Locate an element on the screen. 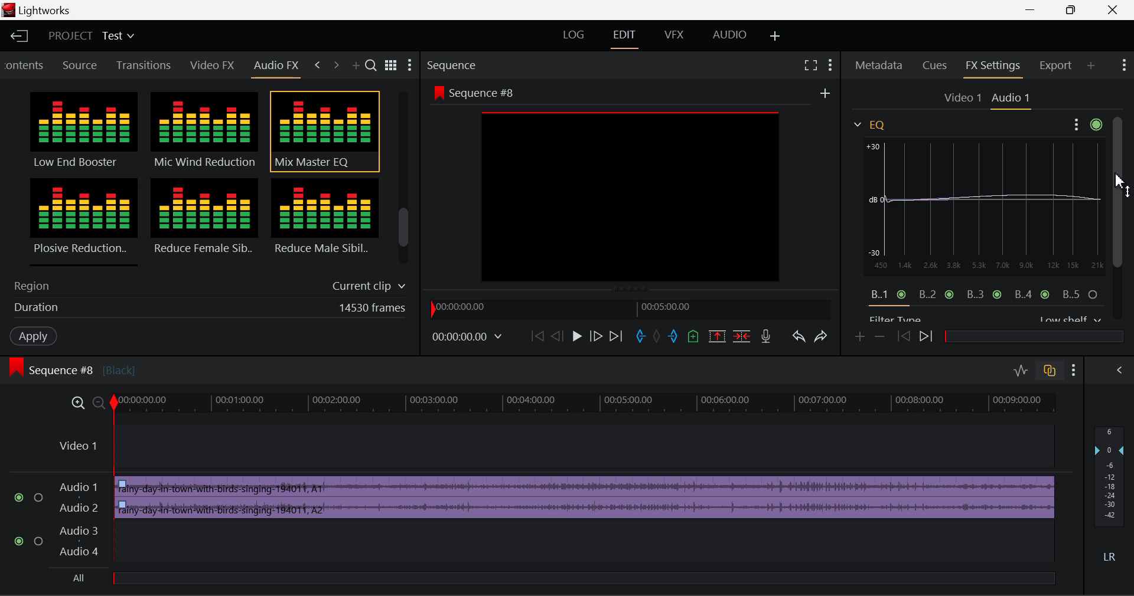 This screenshot has height=596, width=1134. To Start is located at coordinates (536, 337).